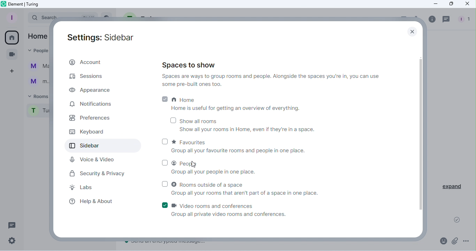  Describe the element at coordinates (460, 219) in the screenshot. I see `Message sent` at that location.